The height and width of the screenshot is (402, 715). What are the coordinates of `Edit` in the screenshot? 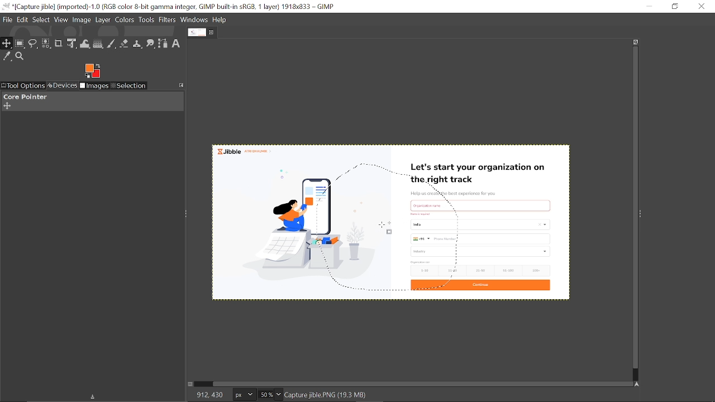 It's located at (23, 21).